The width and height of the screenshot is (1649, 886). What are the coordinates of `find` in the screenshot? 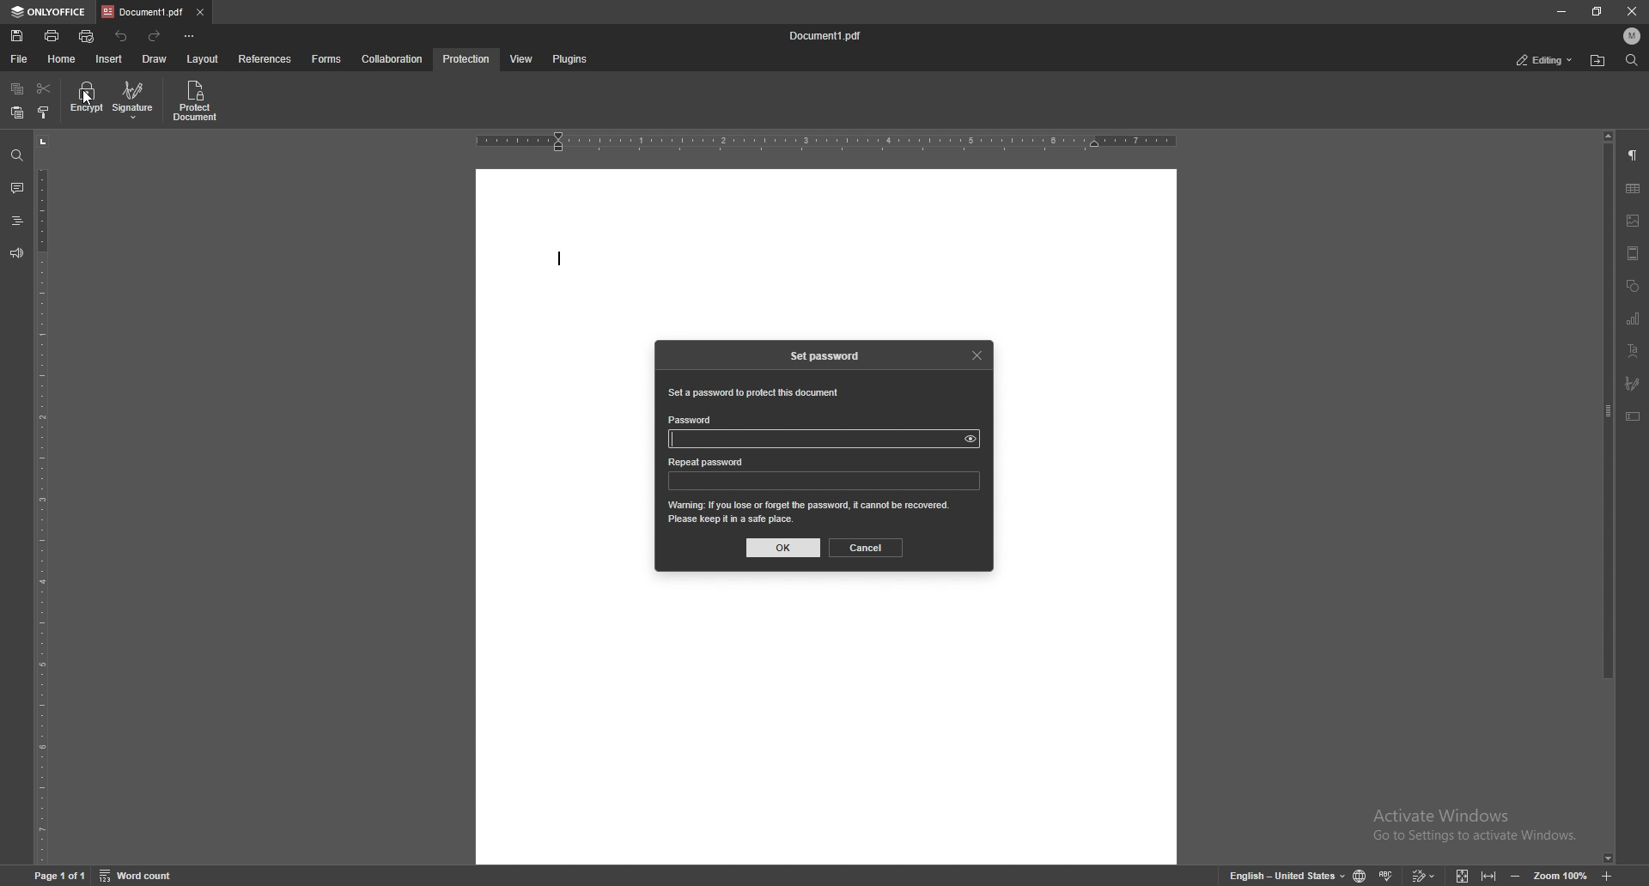 It's located at (16, 155).